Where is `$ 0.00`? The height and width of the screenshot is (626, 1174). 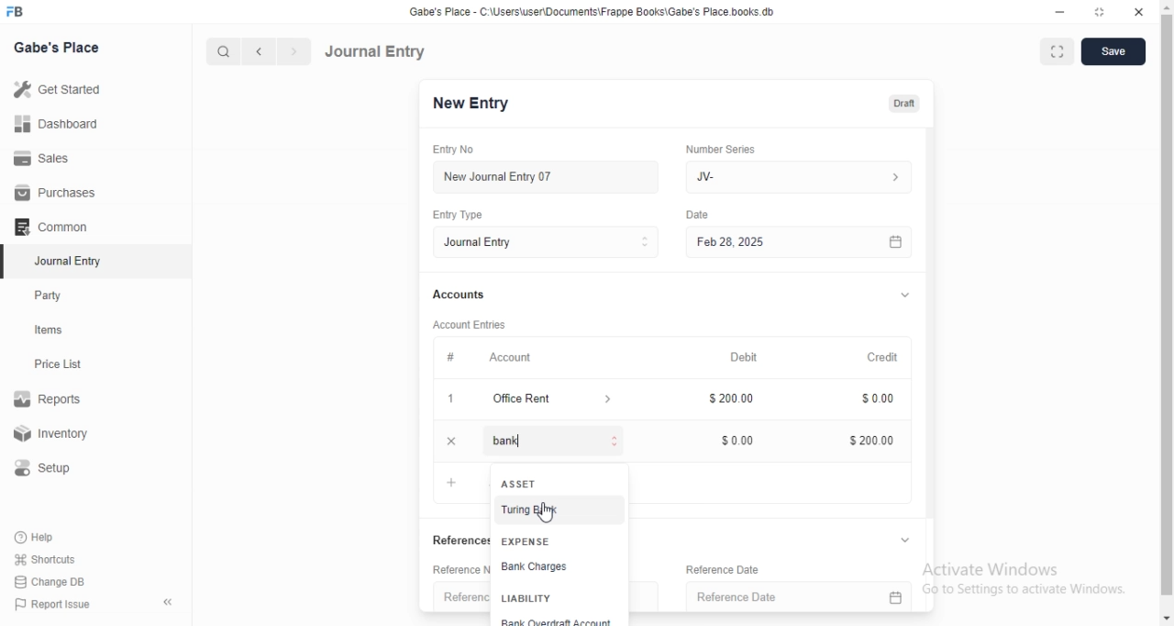 $ 0.00 is located at coordinates (880, 400).